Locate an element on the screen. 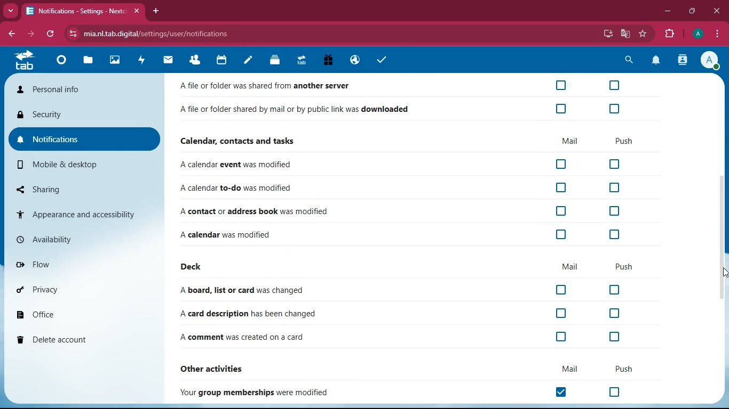 The width and height of the screenshot is (729, 409). off is located at coordinates (561, 165).